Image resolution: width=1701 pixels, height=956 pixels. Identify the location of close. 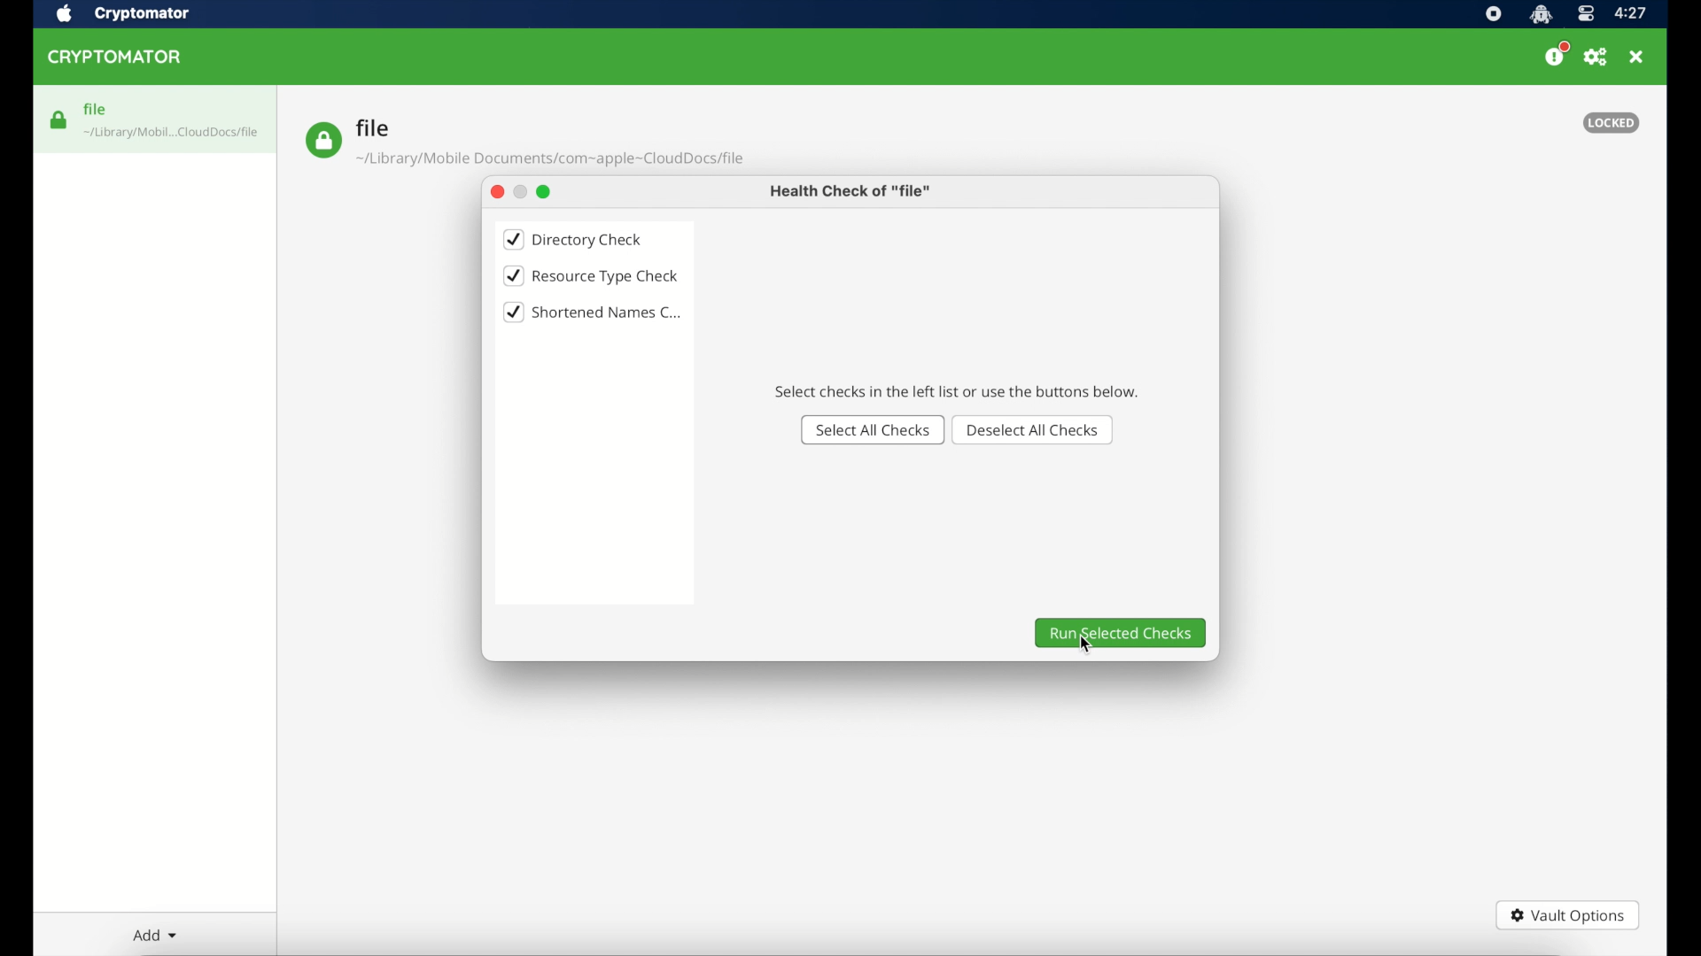
(493, 192).